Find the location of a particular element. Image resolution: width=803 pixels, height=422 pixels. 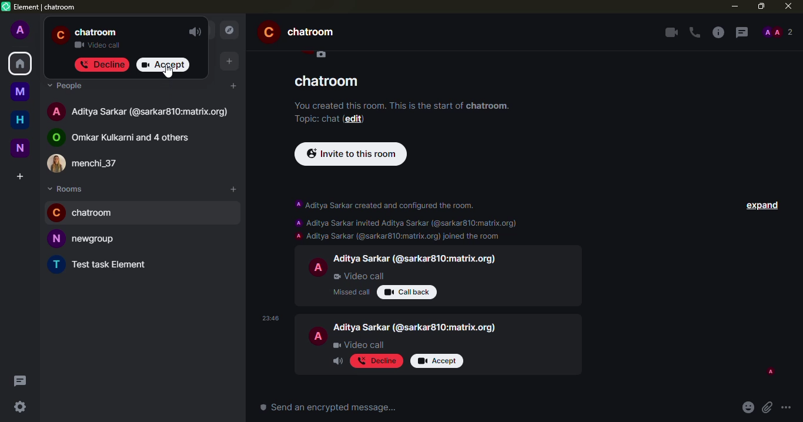

23:46 is located at coordinates (270, 319).